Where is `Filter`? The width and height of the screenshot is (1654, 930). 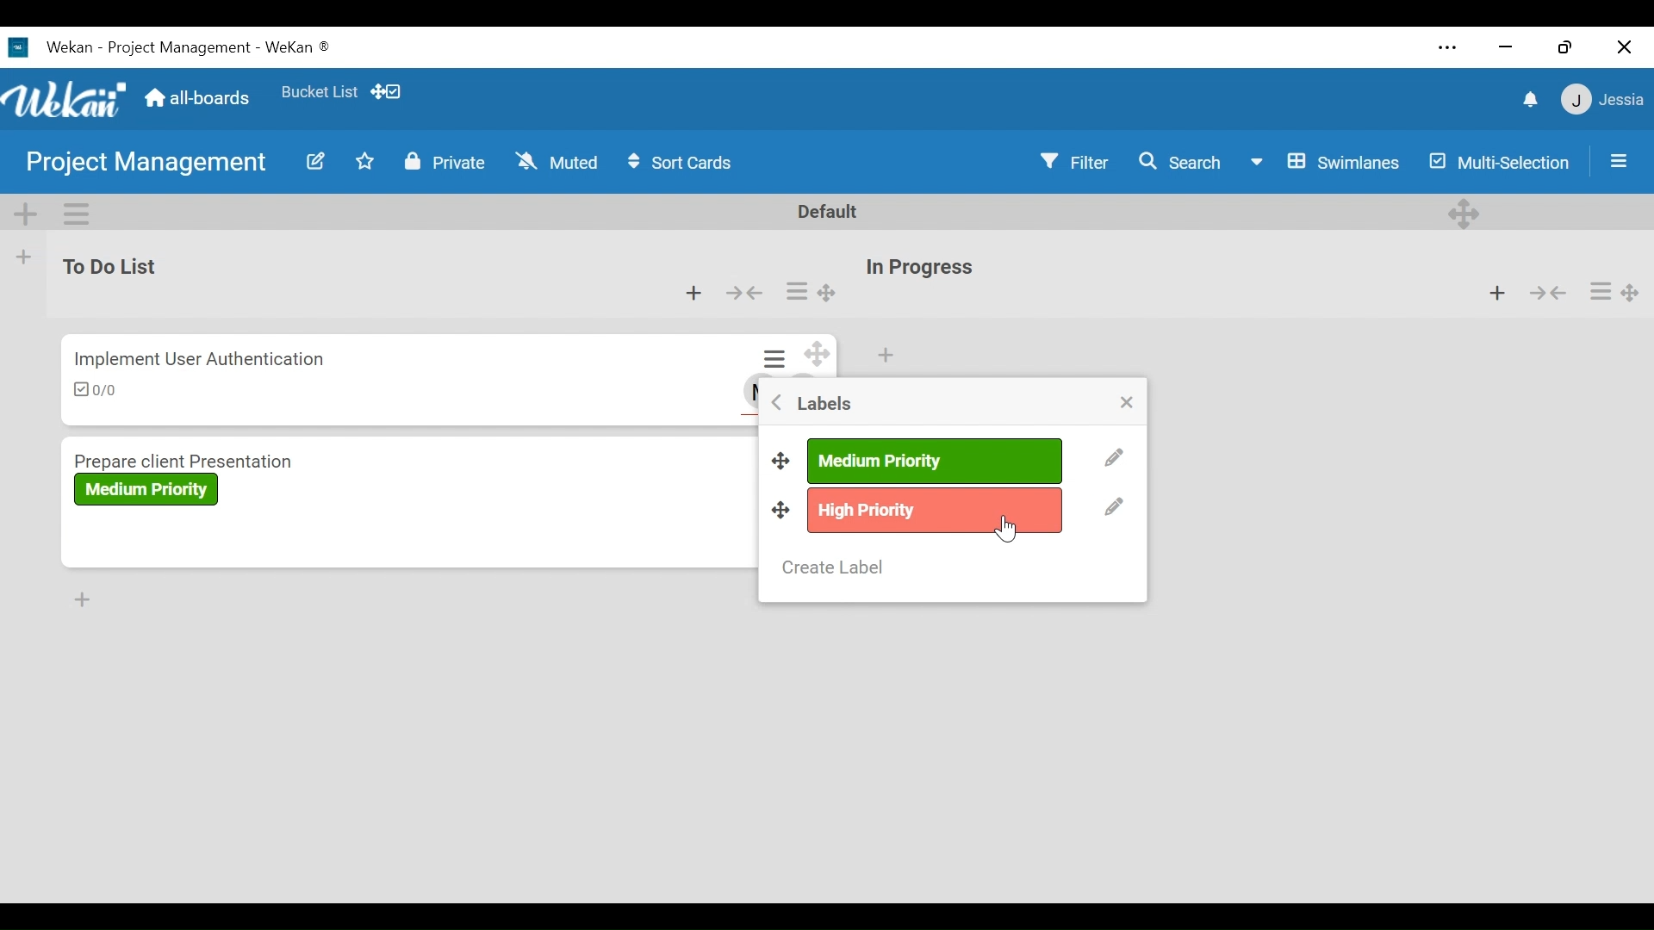 Filter is located at coordinates (1071, 162).